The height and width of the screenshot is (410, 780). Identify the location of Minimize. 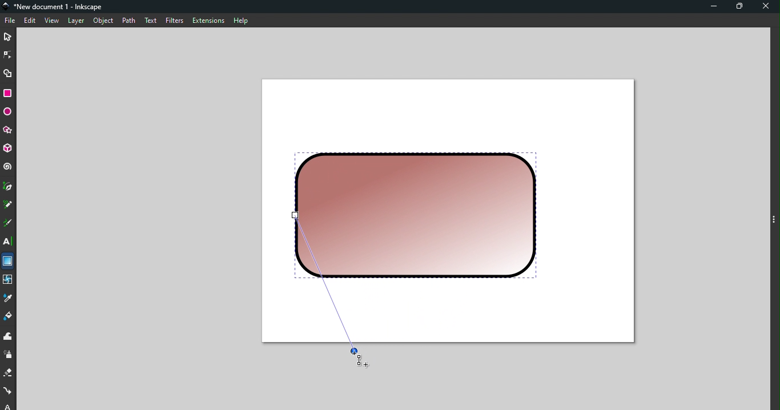
(711, 7).